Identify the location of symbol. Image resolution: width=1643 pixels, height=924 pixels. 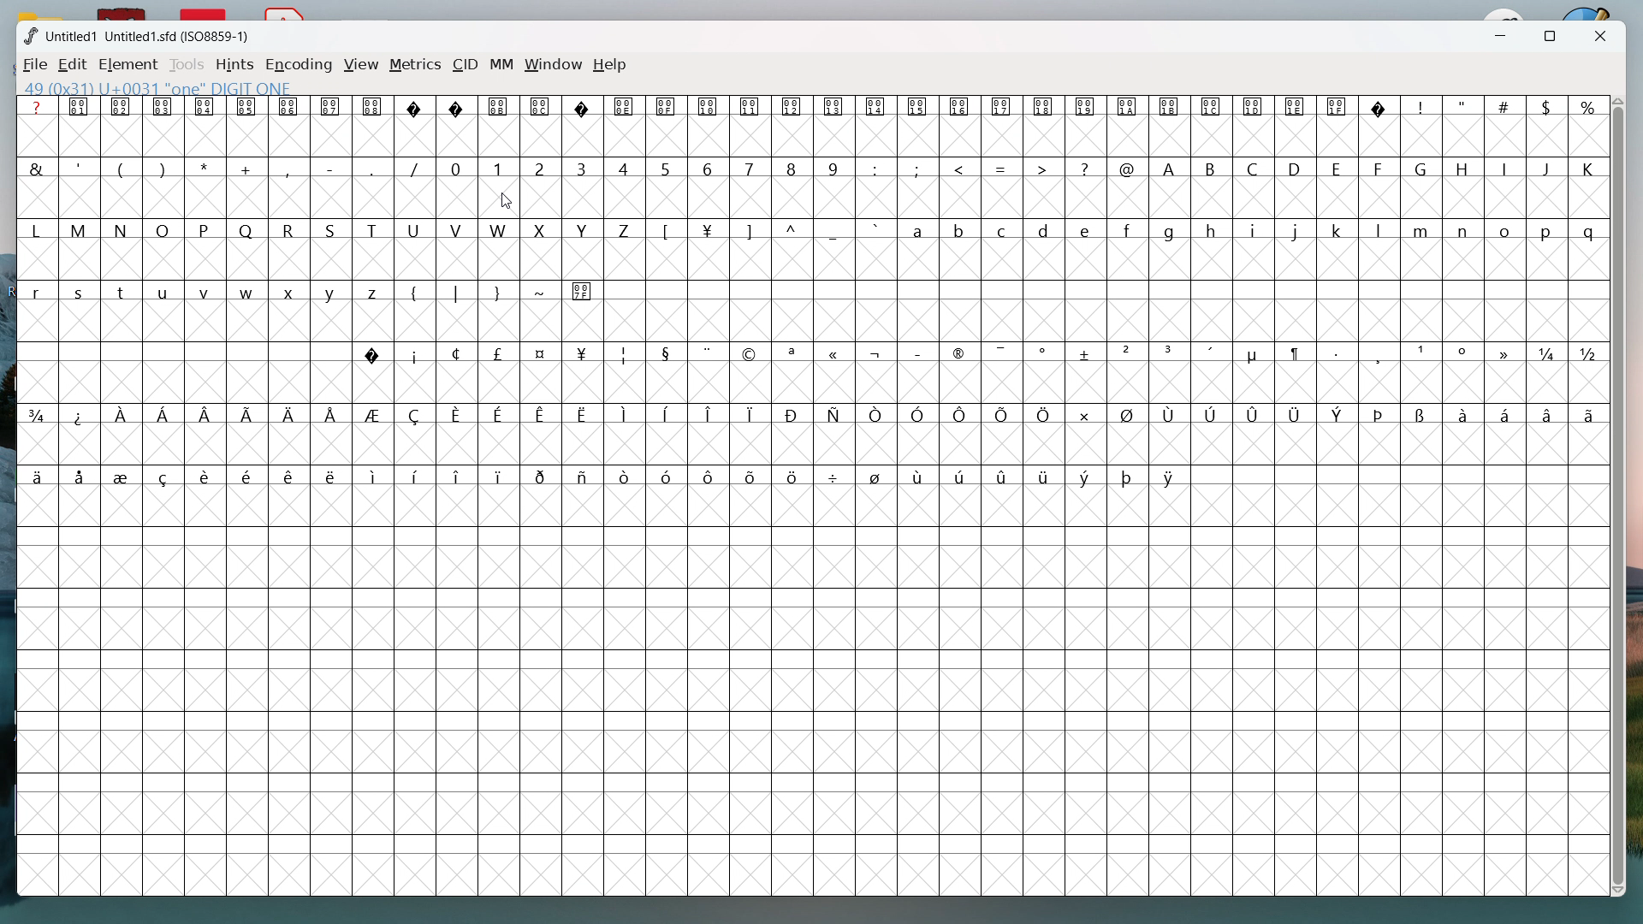
(1589, 353).